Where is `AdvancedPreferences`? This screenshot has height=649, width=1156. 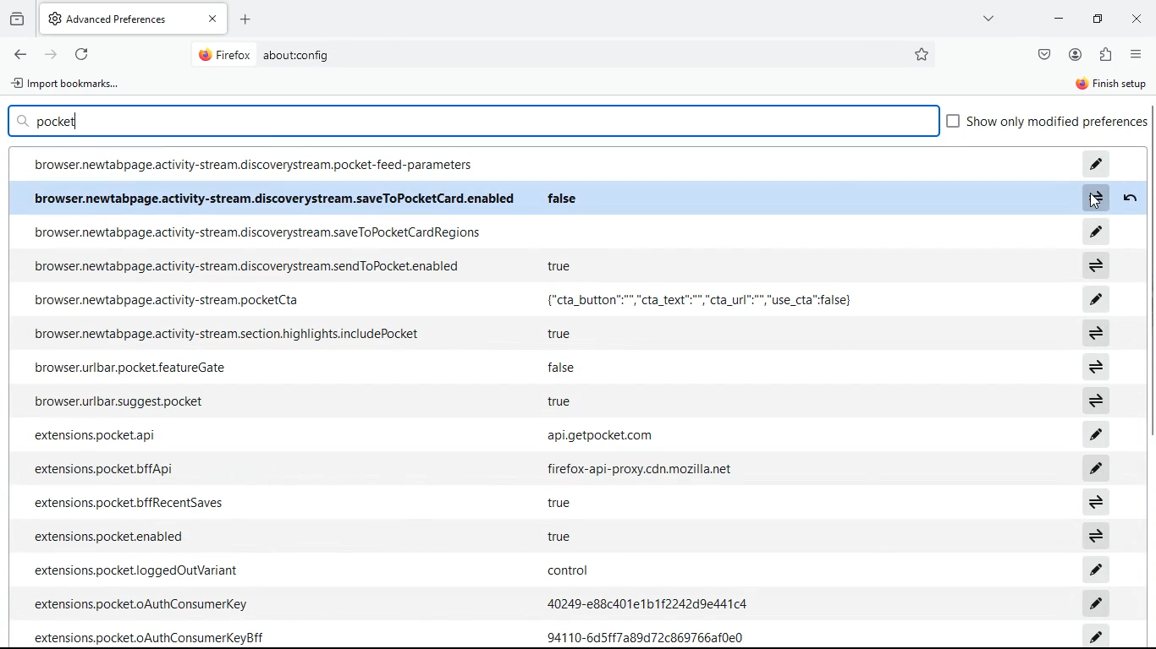 AdvancedPreferences is located at coordinates (135, 19).